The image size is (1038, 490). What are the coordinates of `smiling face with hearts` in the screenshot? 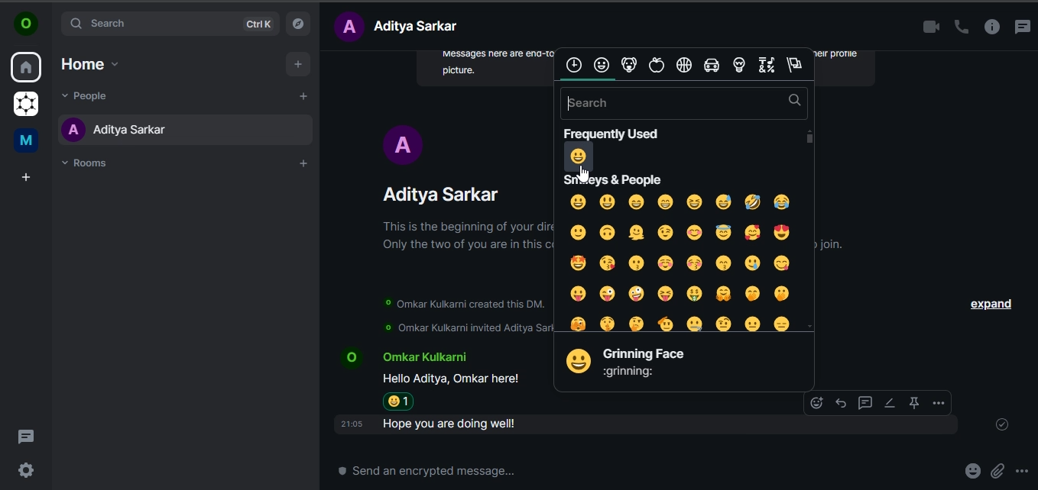 It's located at (751, 234).